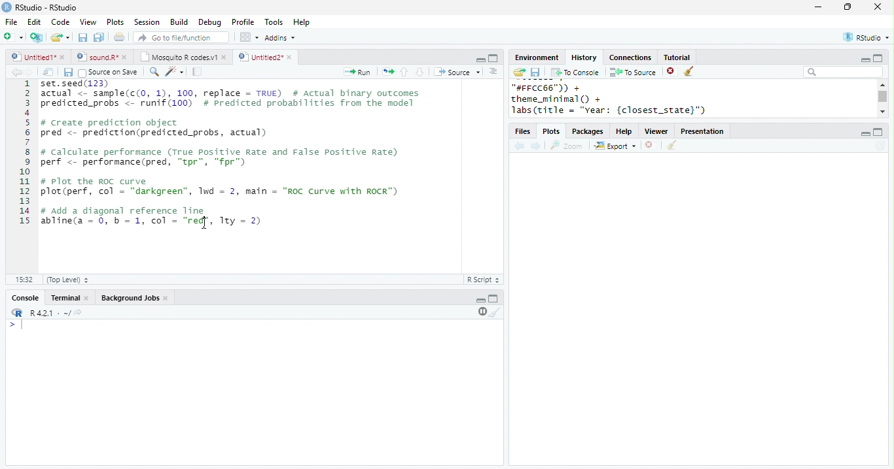 The image size is (894, 469). What do you see at coordinates (82, 37) in the screenshot?
I see `save` at bounding box center [82, 37].